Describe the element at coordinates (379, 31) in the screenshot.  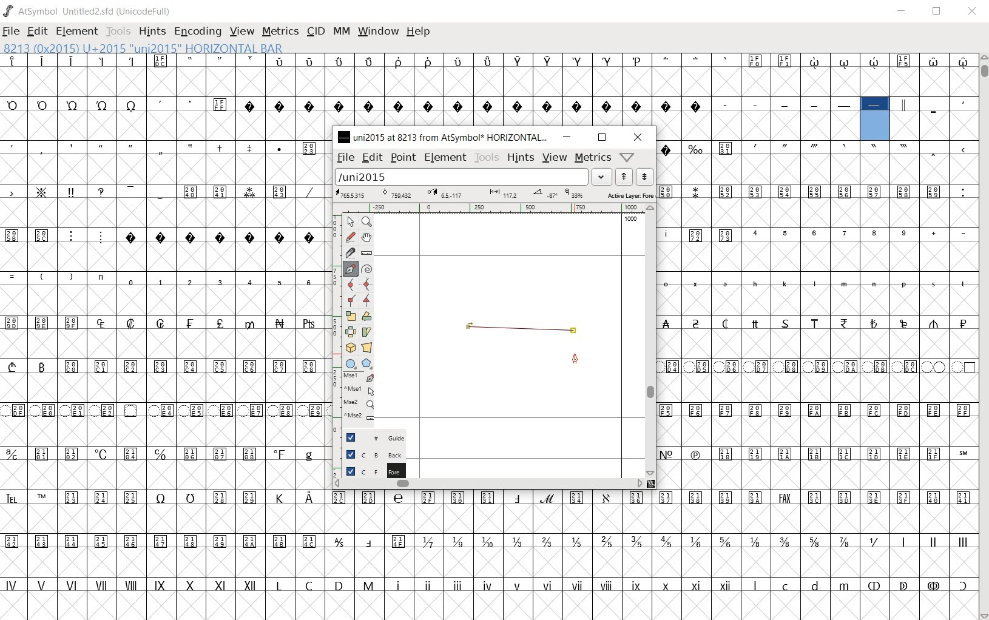
I see `WINDOW` at that location.